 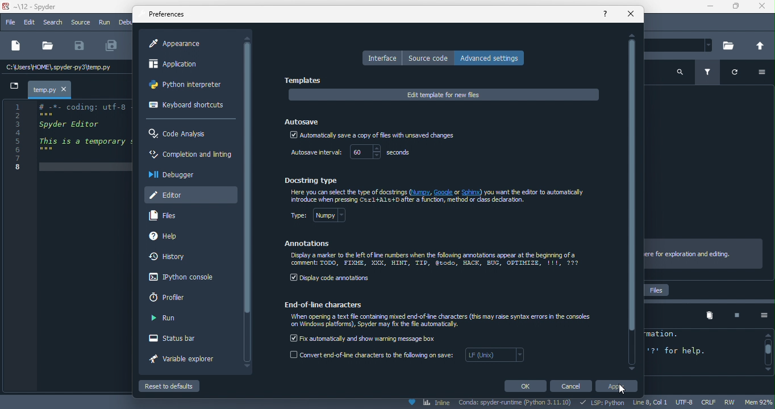 I want to click on search, so click(x=55, y=23).